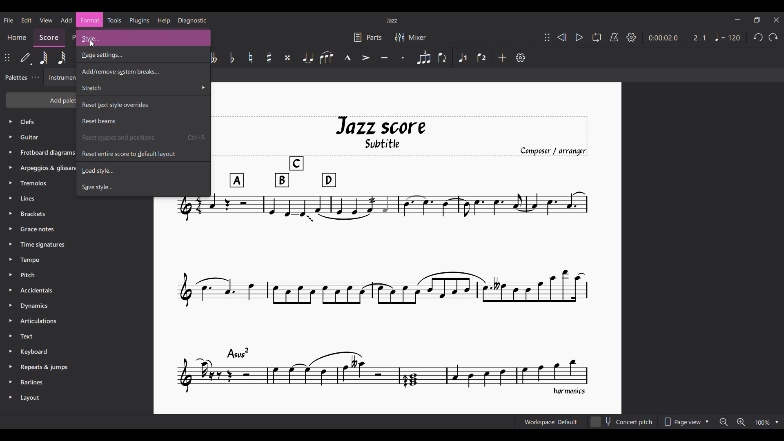 The width and height of the screenshot is (784, 441). I want to click on Layout, so click(30, 399).